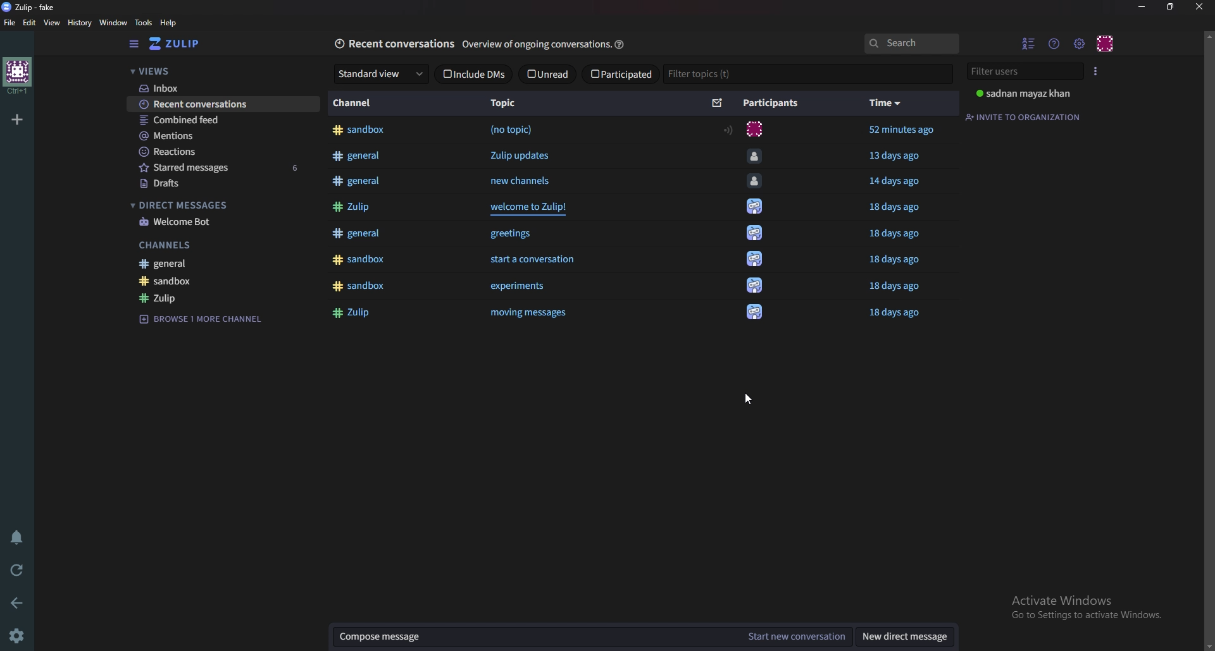 The width and height of the screenshot is (1215, 651). I want to click on cursor, so click(752, 397).